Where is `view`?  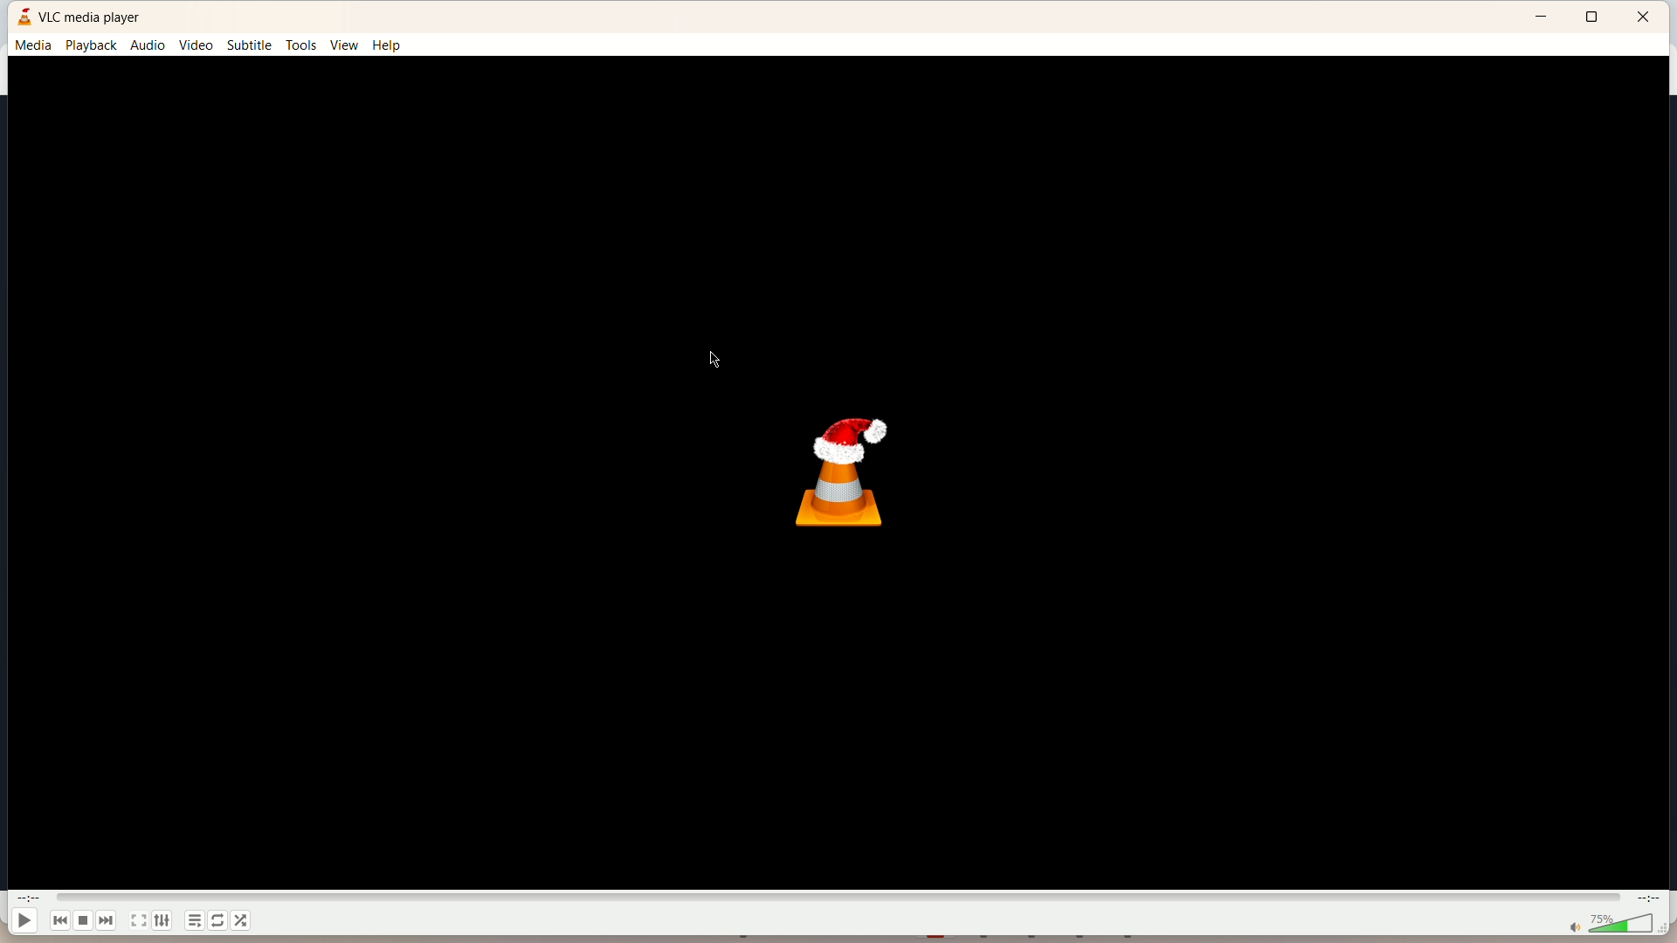 view is located at coordinates (345, 45).